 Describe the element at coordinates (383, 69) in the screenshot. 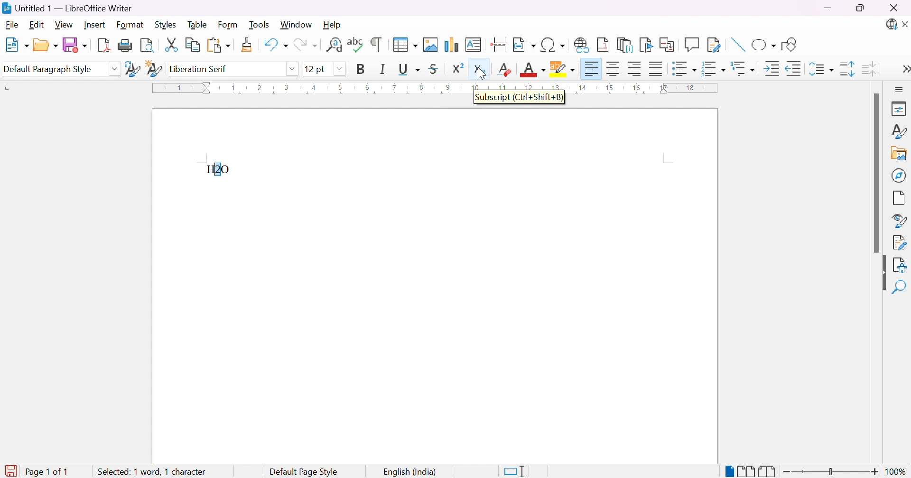

I see `Italic` at that location.